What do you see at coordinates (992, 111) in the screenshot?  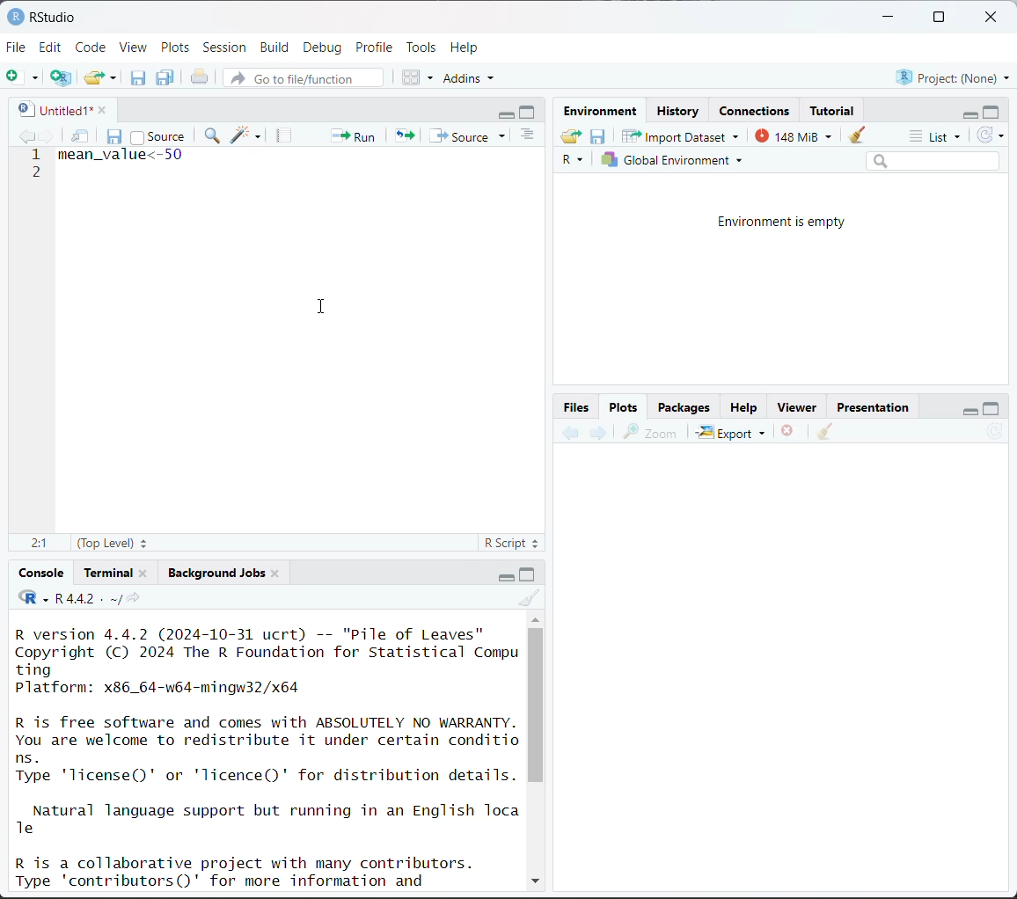 I see `maximize` at bounding box center [992, 111].